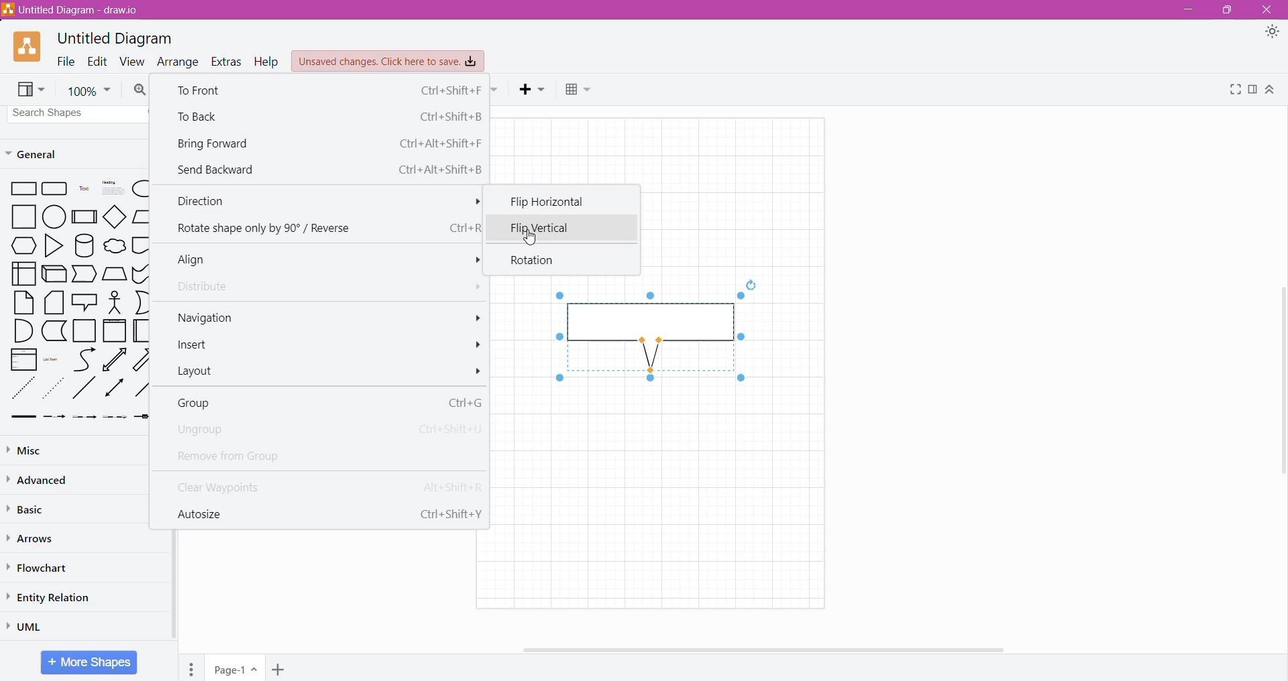  What do you see at coordinates (325, 229) in the screenshot?
I see `Rotate shape by only 90 degrees/Reverse` at bounding box center [325, 229].